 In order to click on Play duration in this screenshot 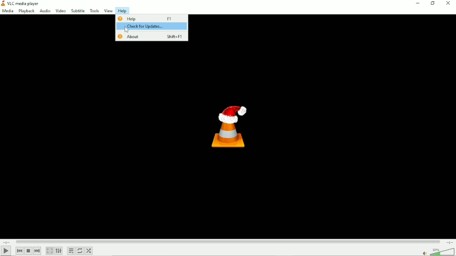, I will do `click(227, 242)`.